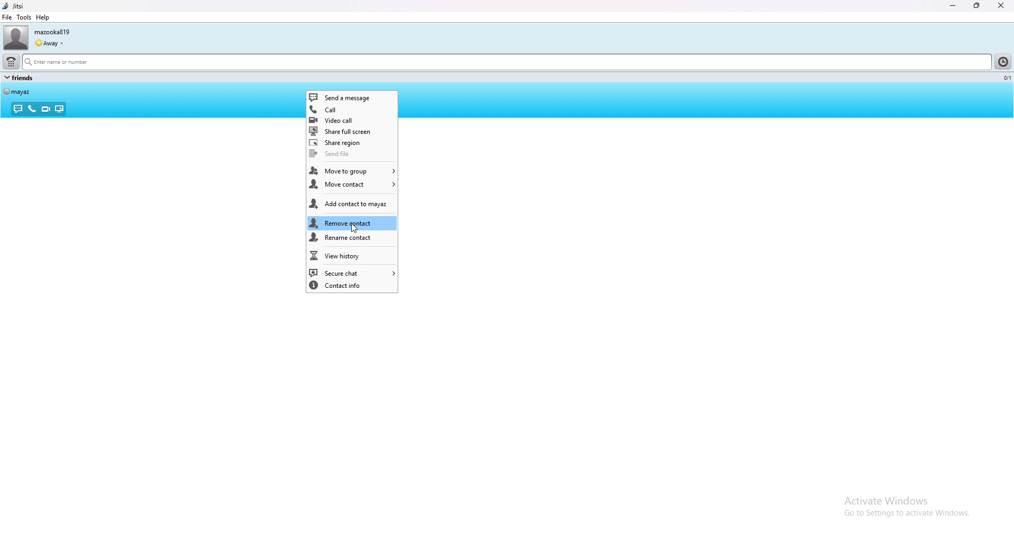  Describe the element at coordinates (352, 224) in the screenshot. I see `remove contact` at that location.